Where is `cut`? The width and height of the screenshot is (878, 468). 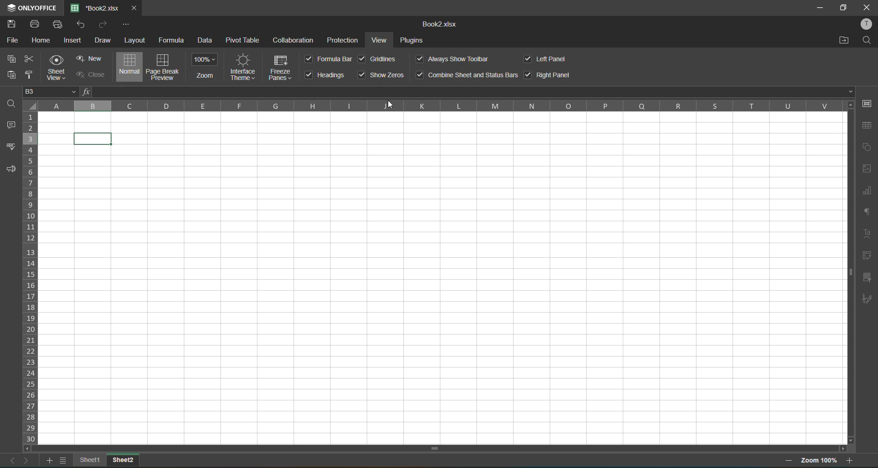
cut is located at coordinates (32, 59).